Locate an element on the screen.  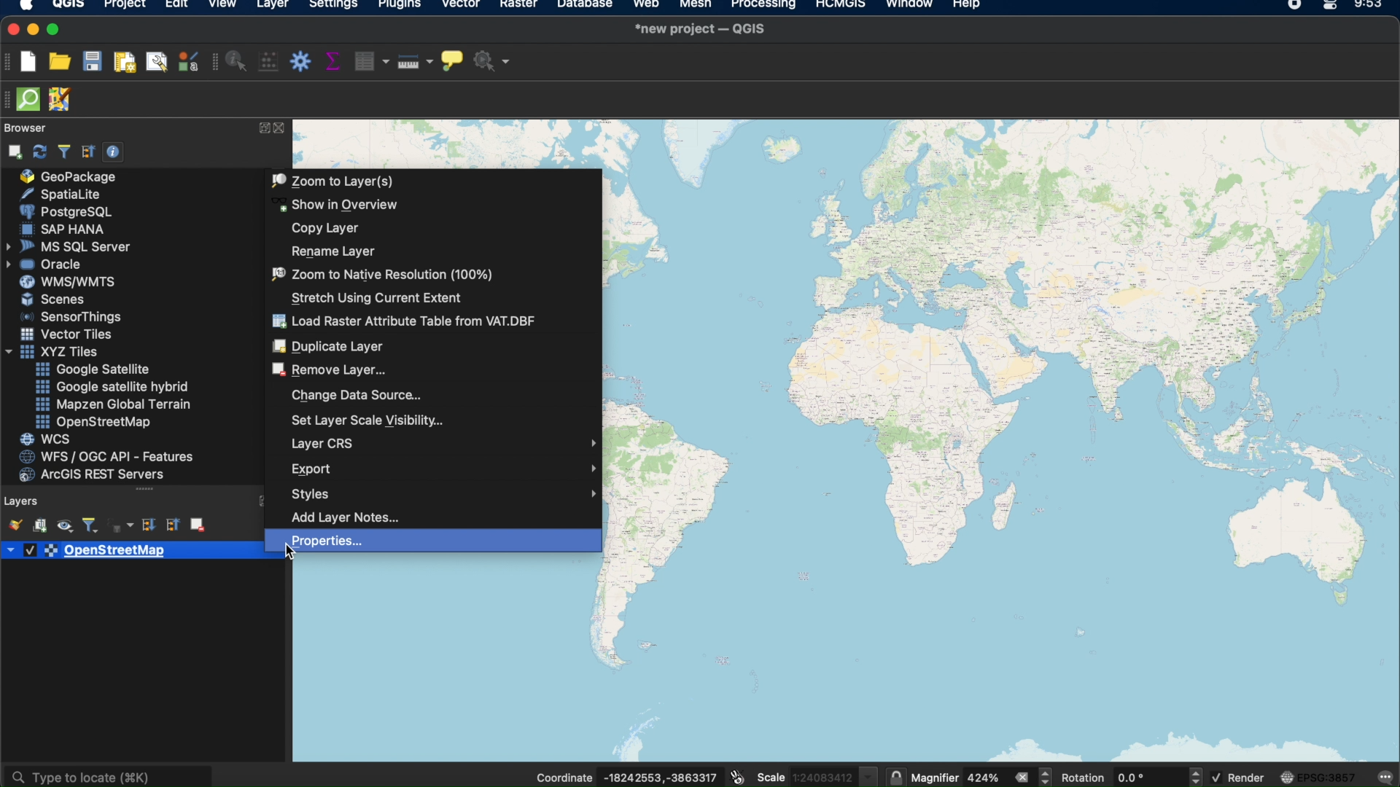
manage map themes is located at coordinates (63, 526).